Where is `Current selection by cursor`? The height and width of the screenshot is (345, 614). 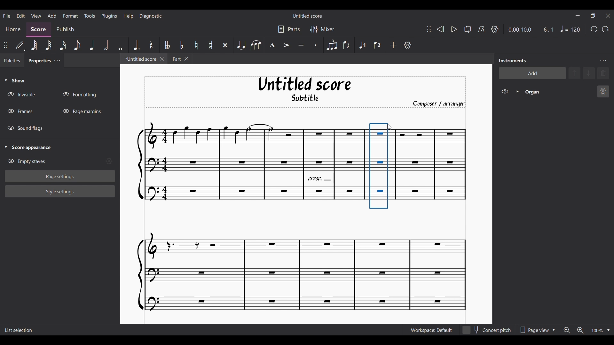 Current selection by cursor is located at coordinates (379, 166).